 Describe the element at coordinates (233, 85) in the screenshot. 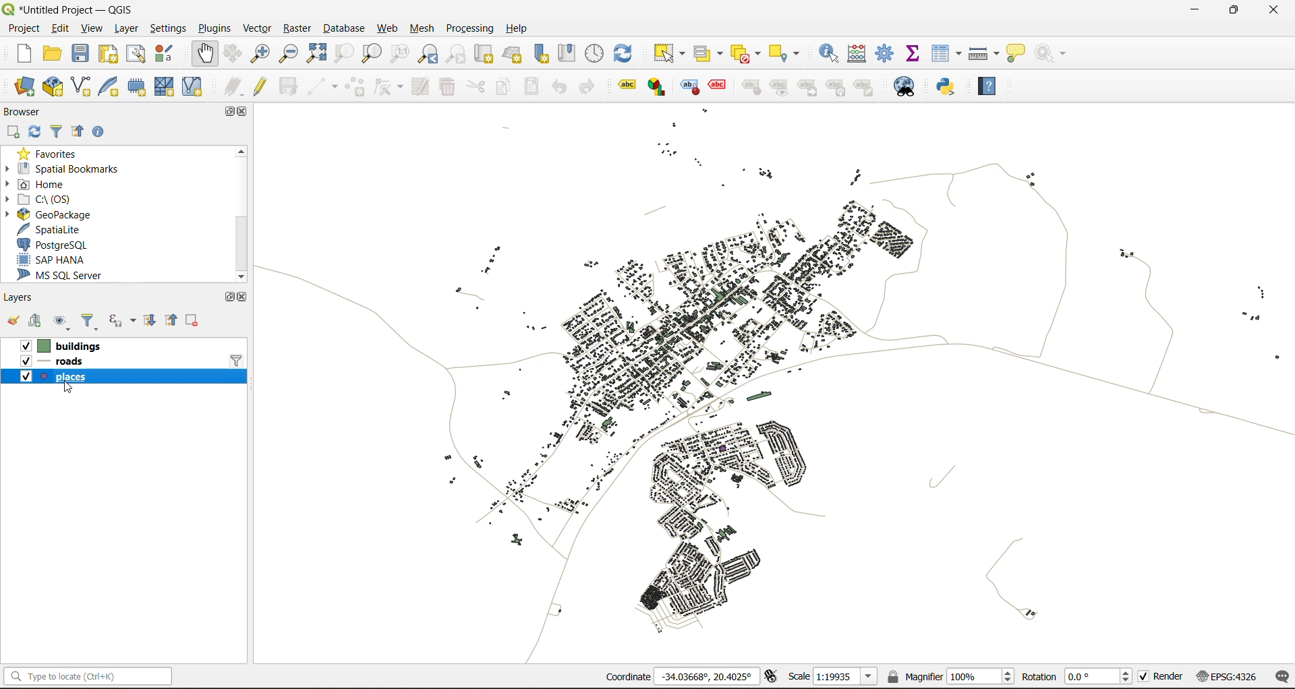

I see `edits` at that location.